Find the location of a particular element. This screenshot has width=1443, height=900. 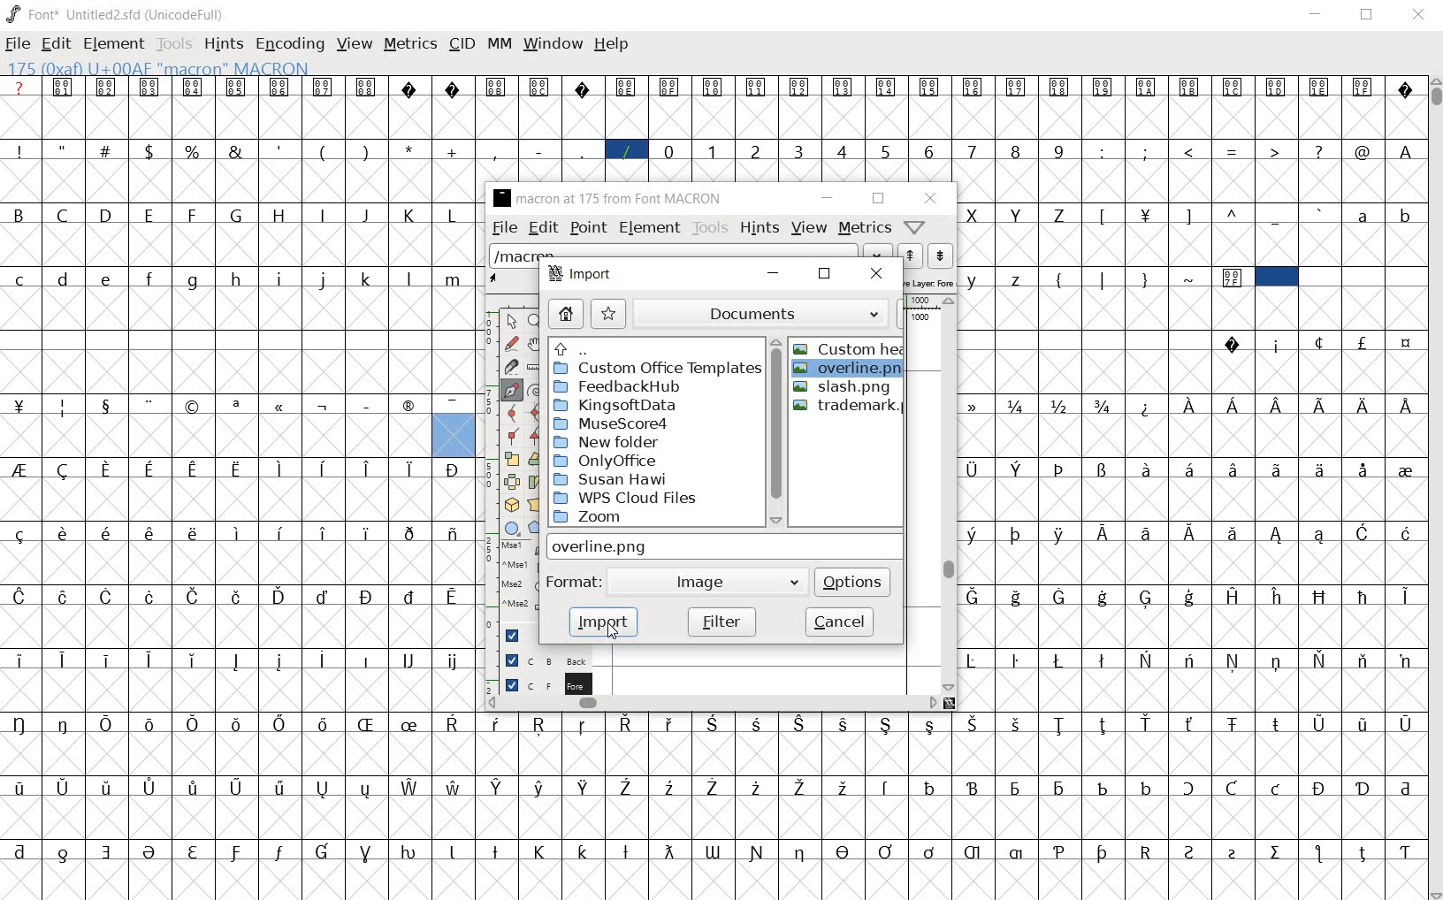

Symbol is located at coordinates (238, 533).